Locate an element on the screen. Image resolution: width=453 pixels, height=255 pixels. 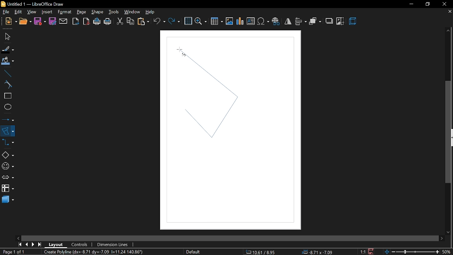
insert symbol is located at coordinates (263, 21).